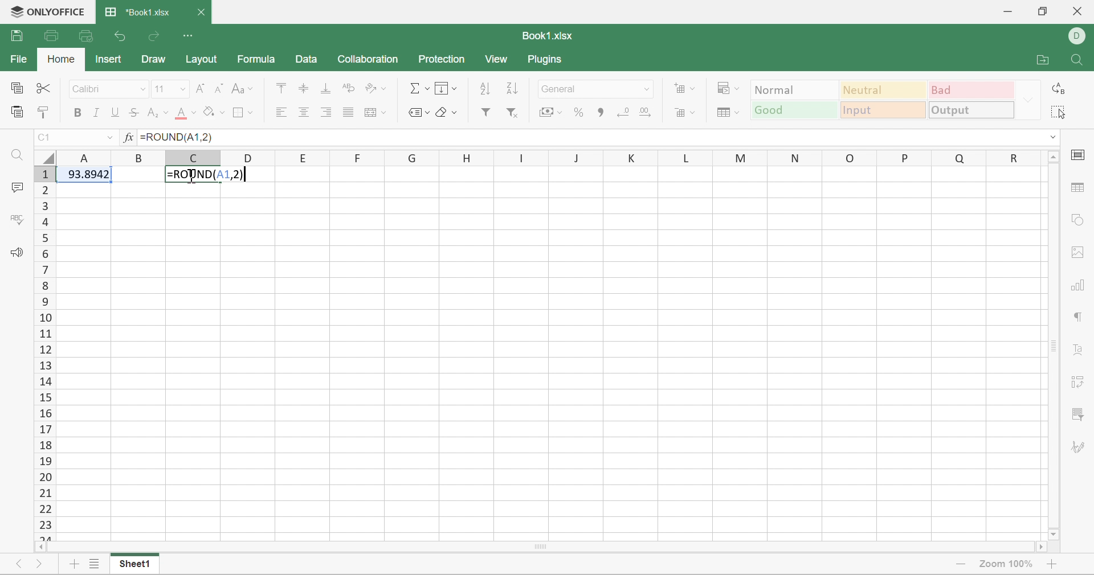  Describe the element at coordinates (214, 110) in the screenshot. I see `Fill color` at that location.